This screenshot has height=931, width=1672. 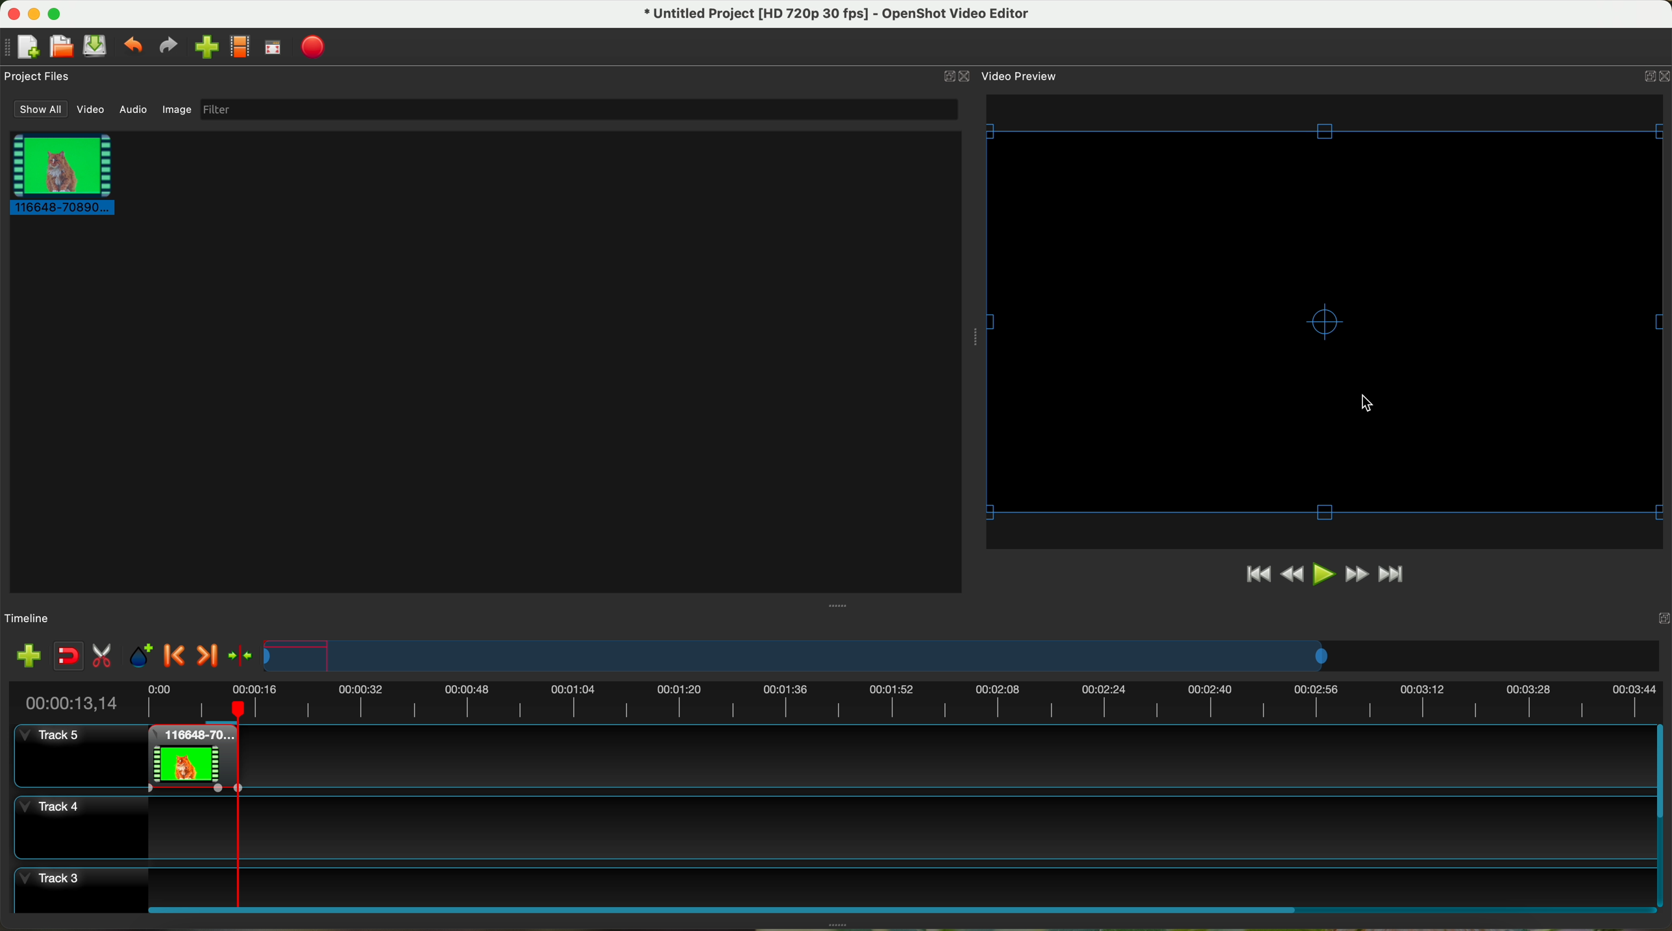 I want to click on full screen, so click(x=273, y=47).